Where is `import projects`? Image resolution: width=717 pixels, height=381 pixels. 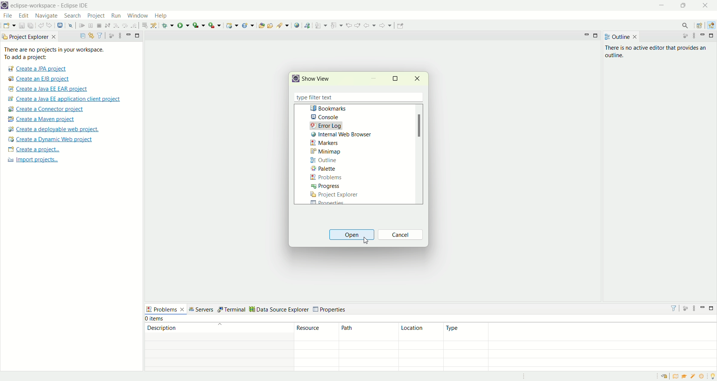
import projects is located at coordinates (37, 162).